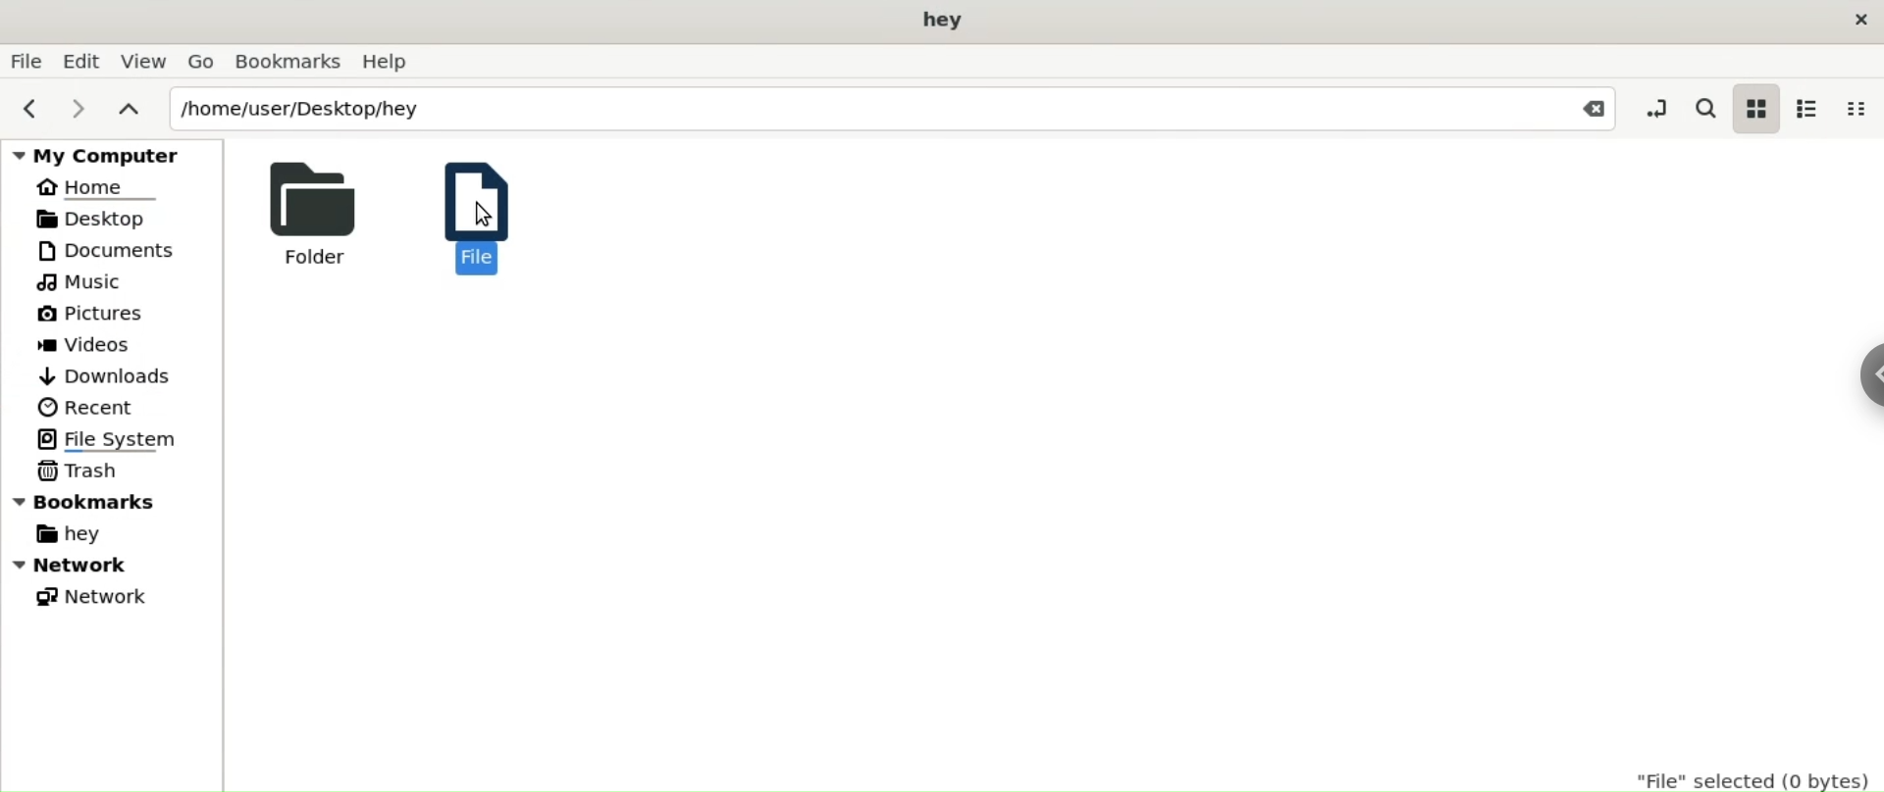  What do you see at coordinates (1858, 109) in the screenshot?
I see `compact view` at bounding box center [1858, 109].